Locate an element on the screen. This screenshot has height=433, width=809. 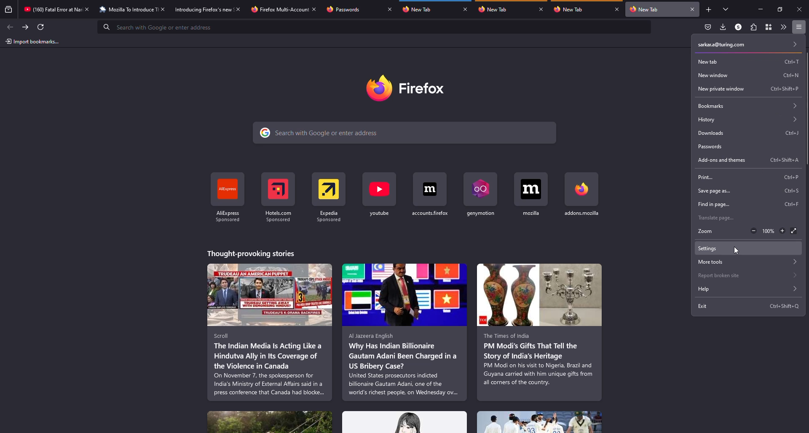
close is located at coordinates (541, 9).